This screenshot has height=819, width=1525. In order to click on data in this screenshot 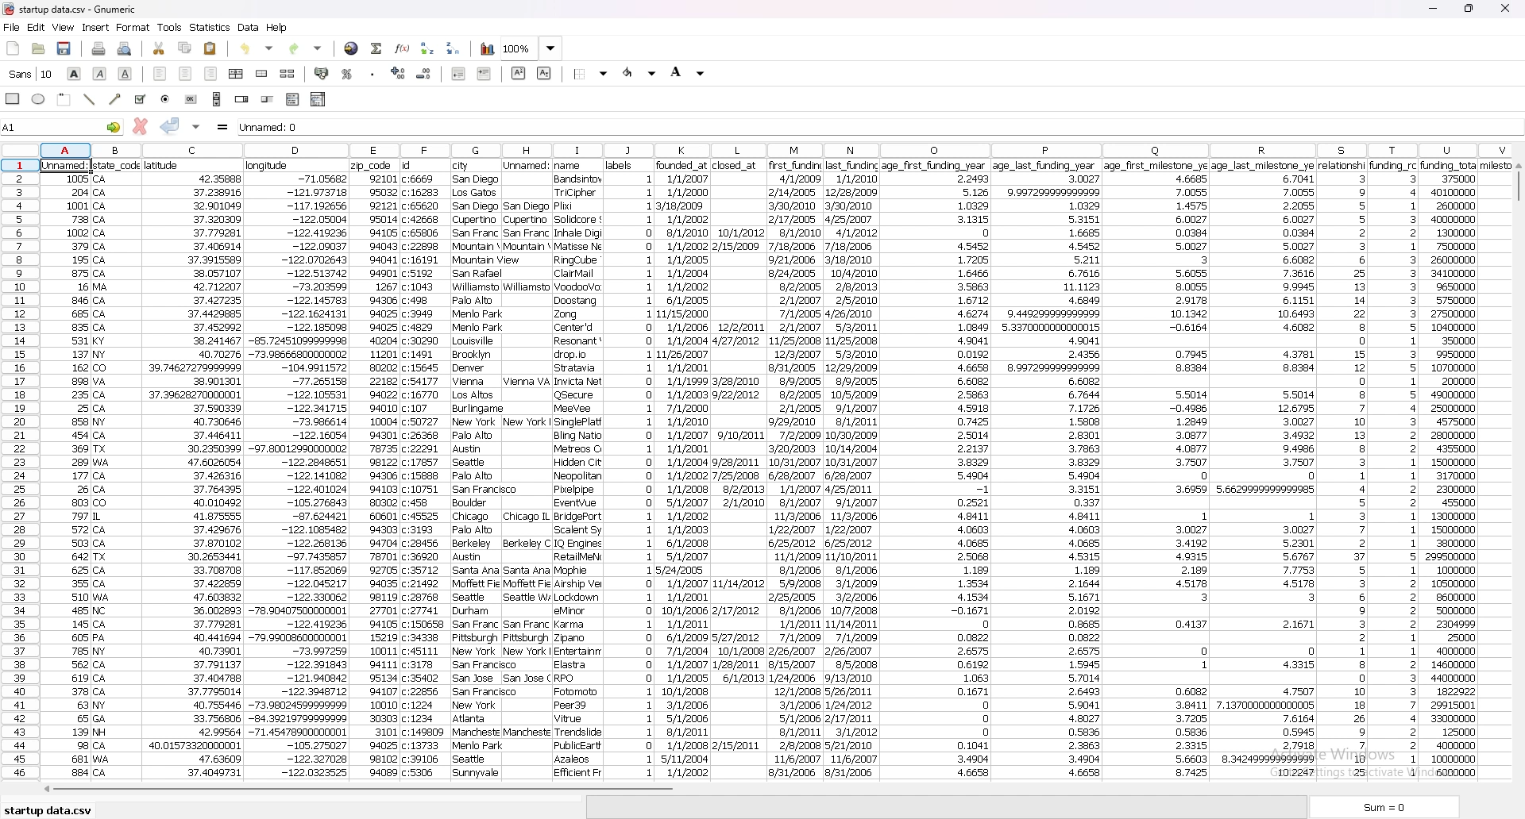, I will do `click(527, 468)`.